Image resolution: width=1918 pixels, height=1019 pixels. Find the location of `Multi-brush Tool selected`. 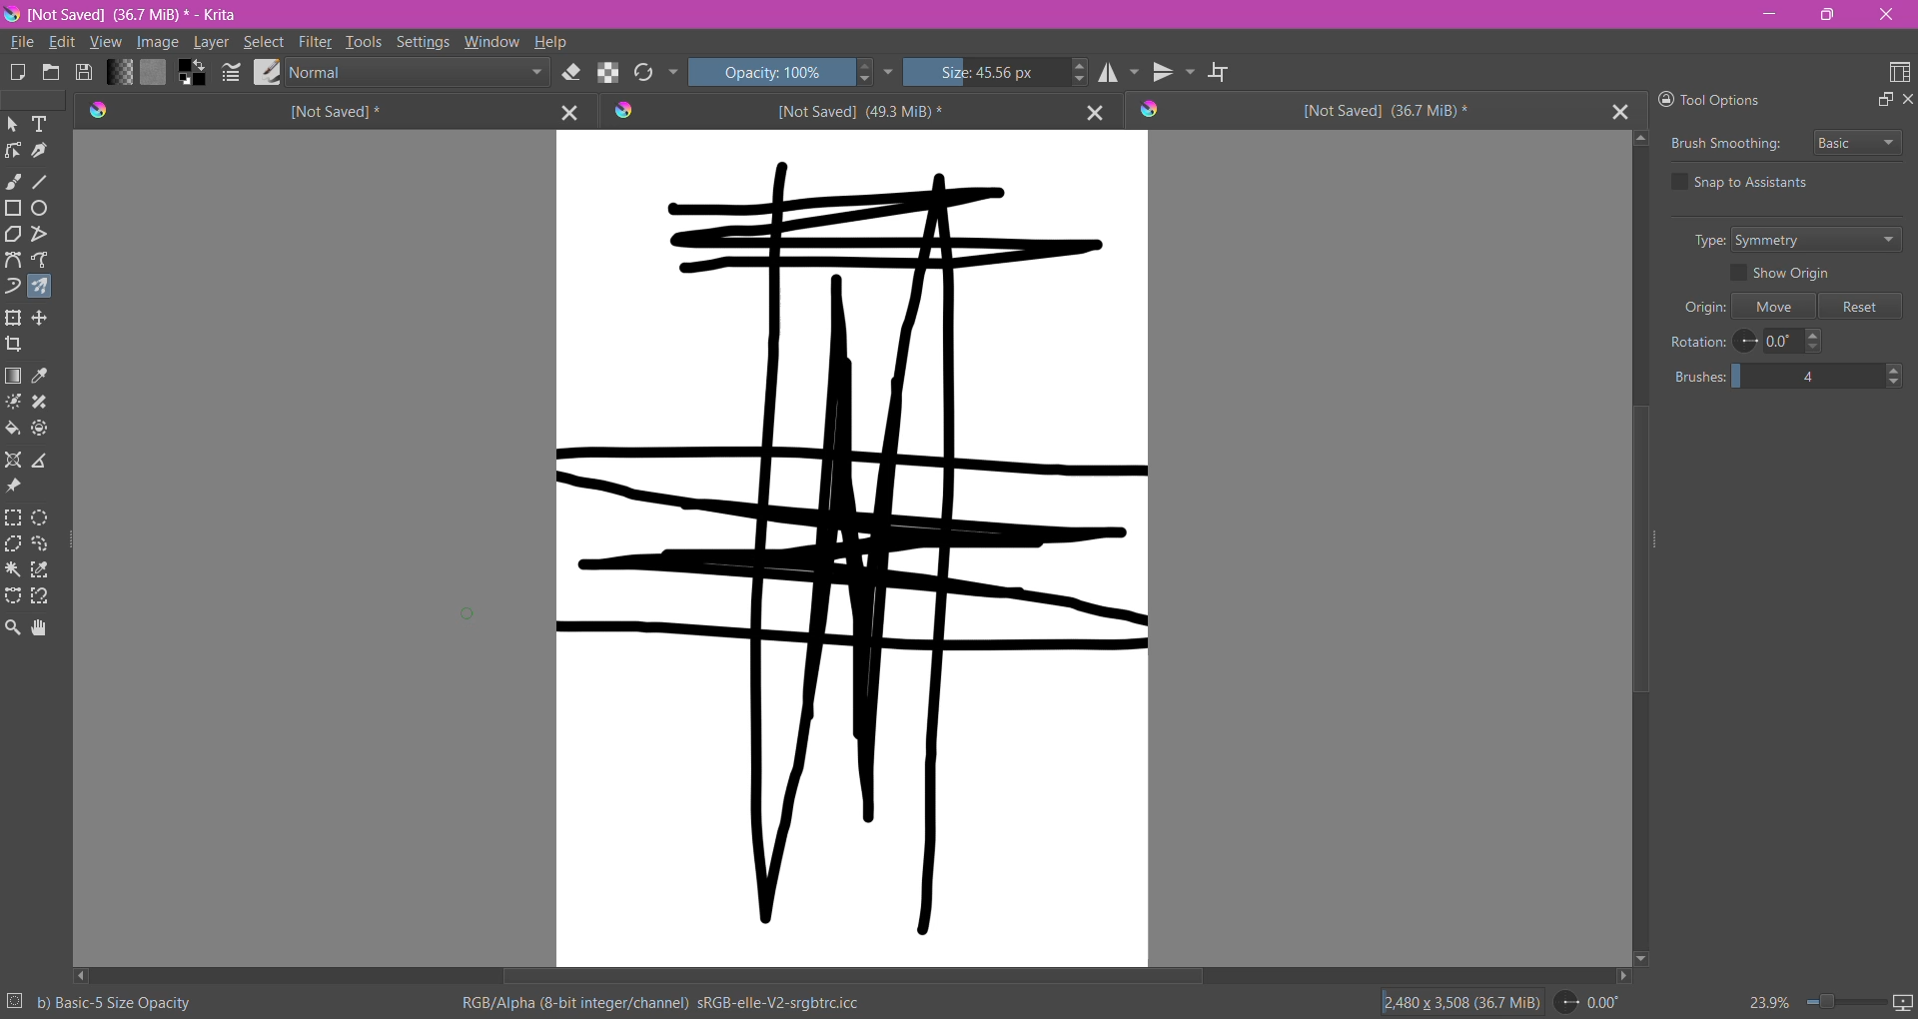

Multi-brush Tool selected is located at coordinates (37, 288).